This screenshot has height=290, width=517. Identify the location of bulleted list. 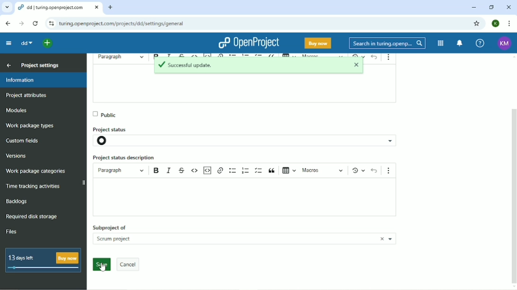
(232, 170).